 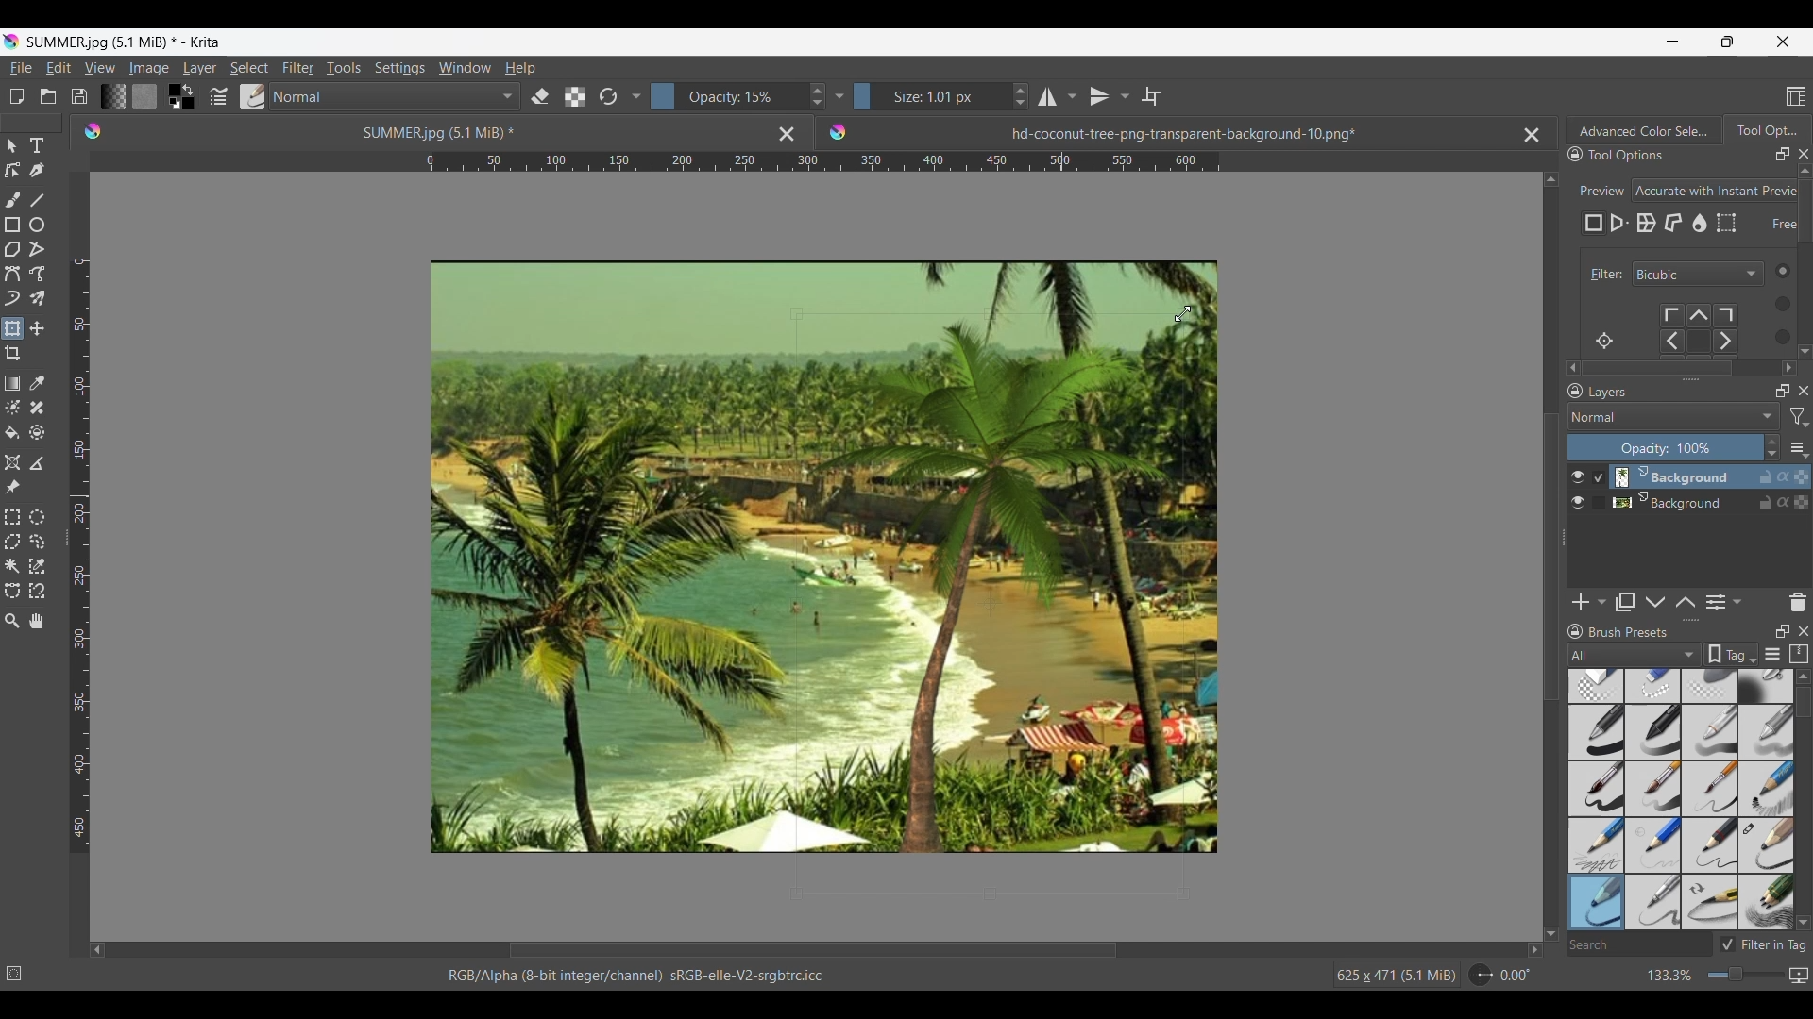 I want to click on Change angle of canvas, so click(x=1501, y=974).